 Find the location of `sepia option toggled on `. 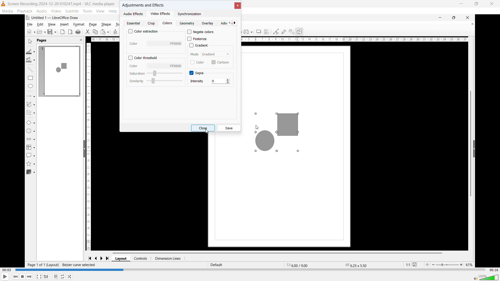

sepia option toggled on  is located at coordinates (197, 73).